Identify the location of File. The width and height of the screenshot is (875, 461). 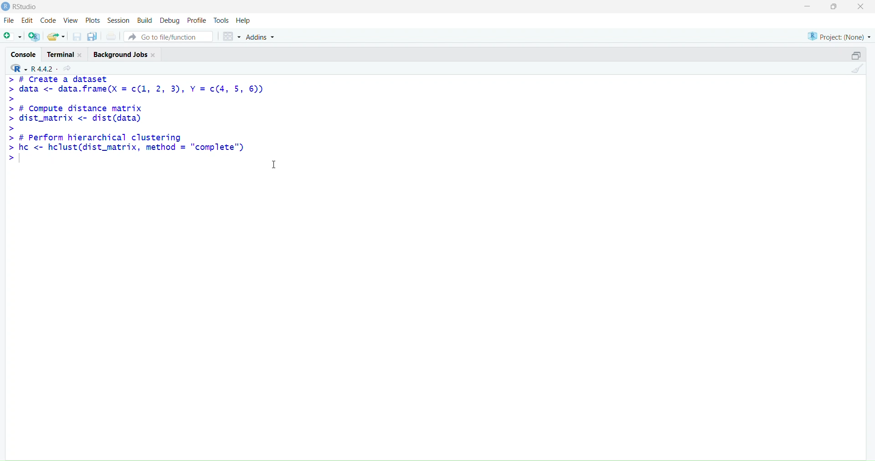
(8, 20).